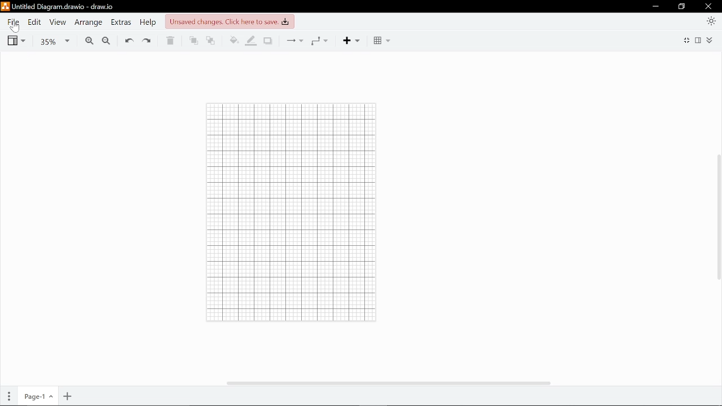 This screenshot has width=722, height=406. What do you see at coordinates (712, 41) in the screenshot?
I see `Expand/collapse` at bounding box center [712, 41].